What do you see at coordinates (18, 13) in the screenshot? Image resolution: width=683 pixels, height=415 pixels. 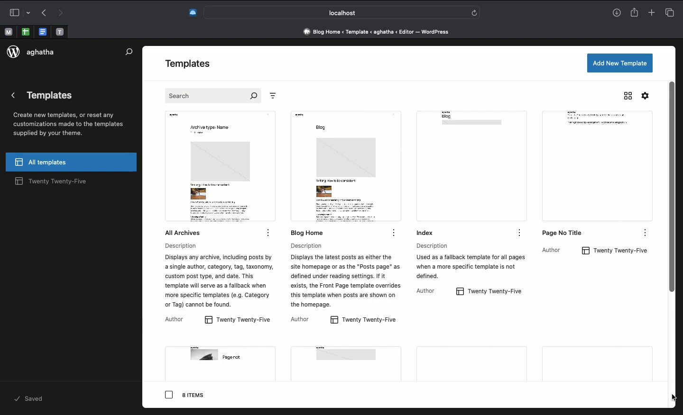 I see `Sidebar` at bounding box center [18, 13].